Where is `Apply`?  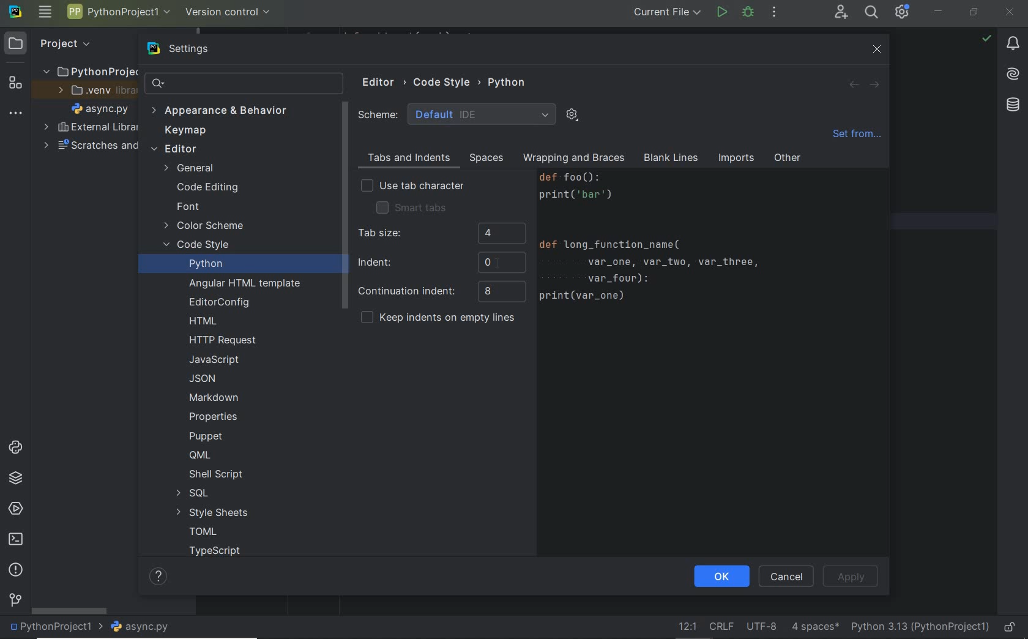
Apply is located at coordinates (851, 577).